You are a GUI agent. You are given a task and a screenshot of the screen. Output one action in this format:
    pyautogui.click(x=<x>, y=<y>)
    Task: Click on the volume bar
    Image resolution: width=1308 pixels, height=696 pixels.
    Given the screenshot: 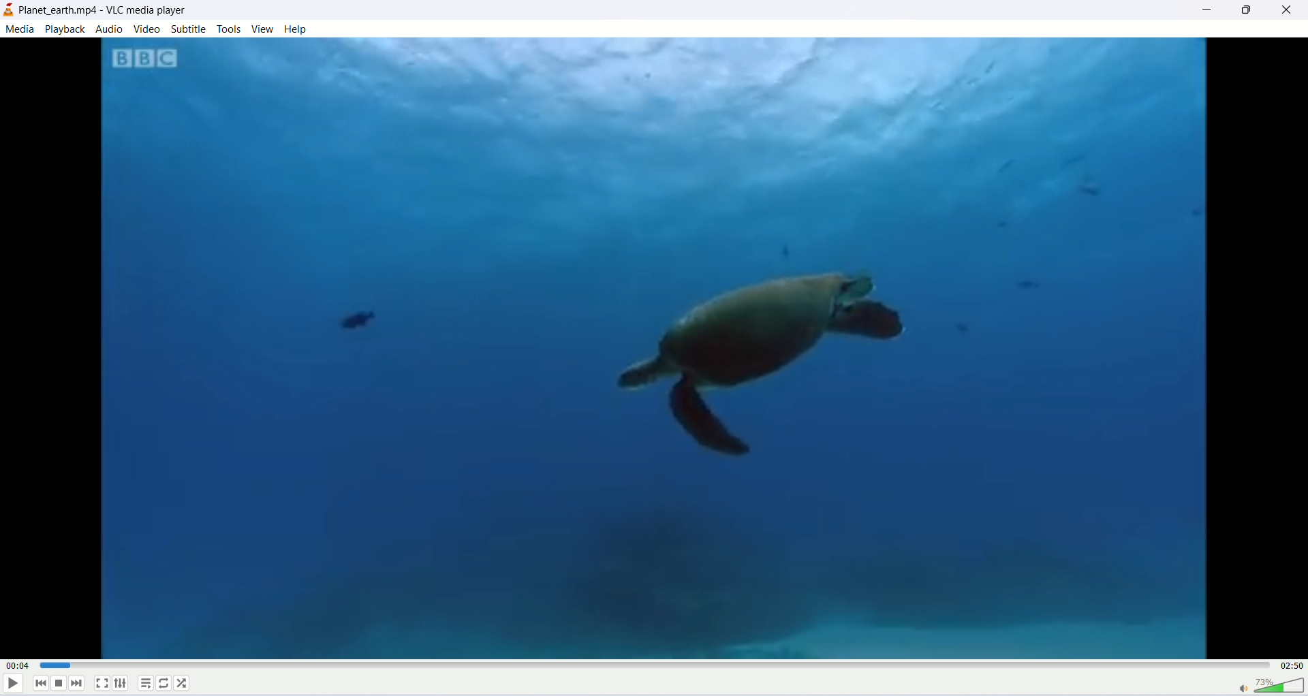 What is the action you would take?
    pyautogui.click(x=1271, y=684)
    